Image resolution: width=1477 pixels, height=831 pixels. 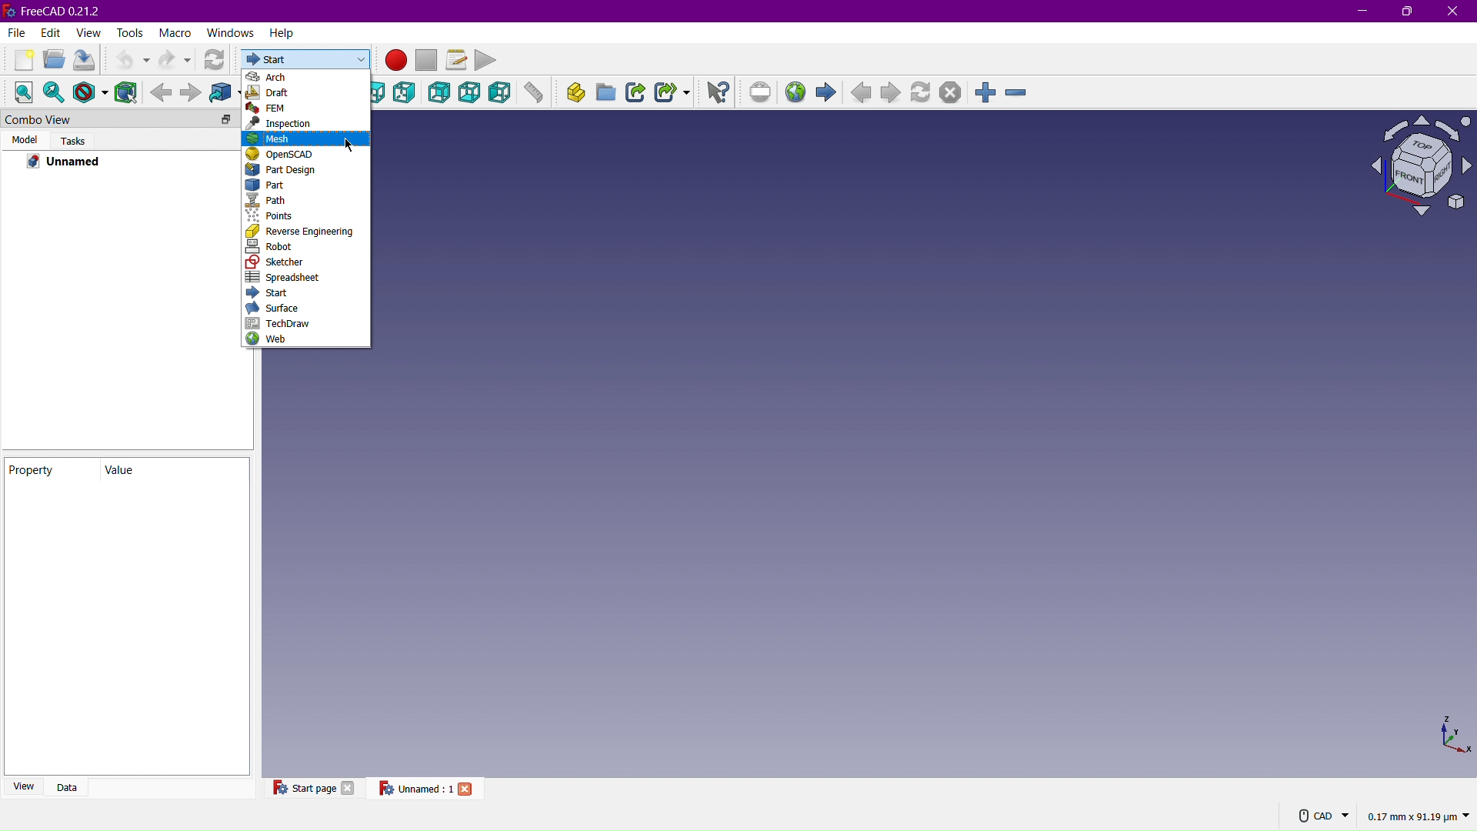 What do you see at coordinates (487, 59) in the screenshot?
I see `Execute Macro` at bounding box center [487, 59].